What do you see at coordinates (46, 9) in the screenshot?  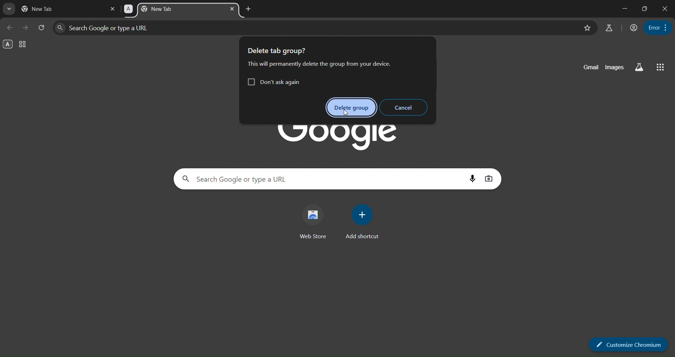 I see `new tab` at bounding box center [46, 9].